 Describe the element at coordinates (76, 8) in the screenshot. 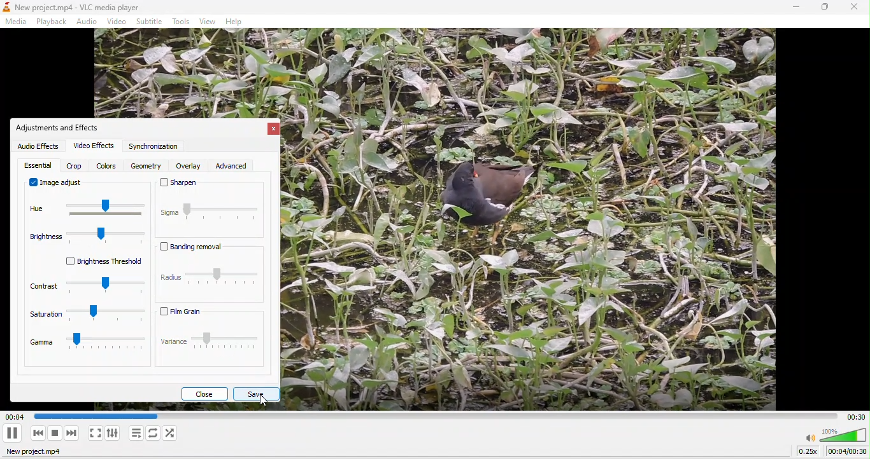

I see `title` at that location.